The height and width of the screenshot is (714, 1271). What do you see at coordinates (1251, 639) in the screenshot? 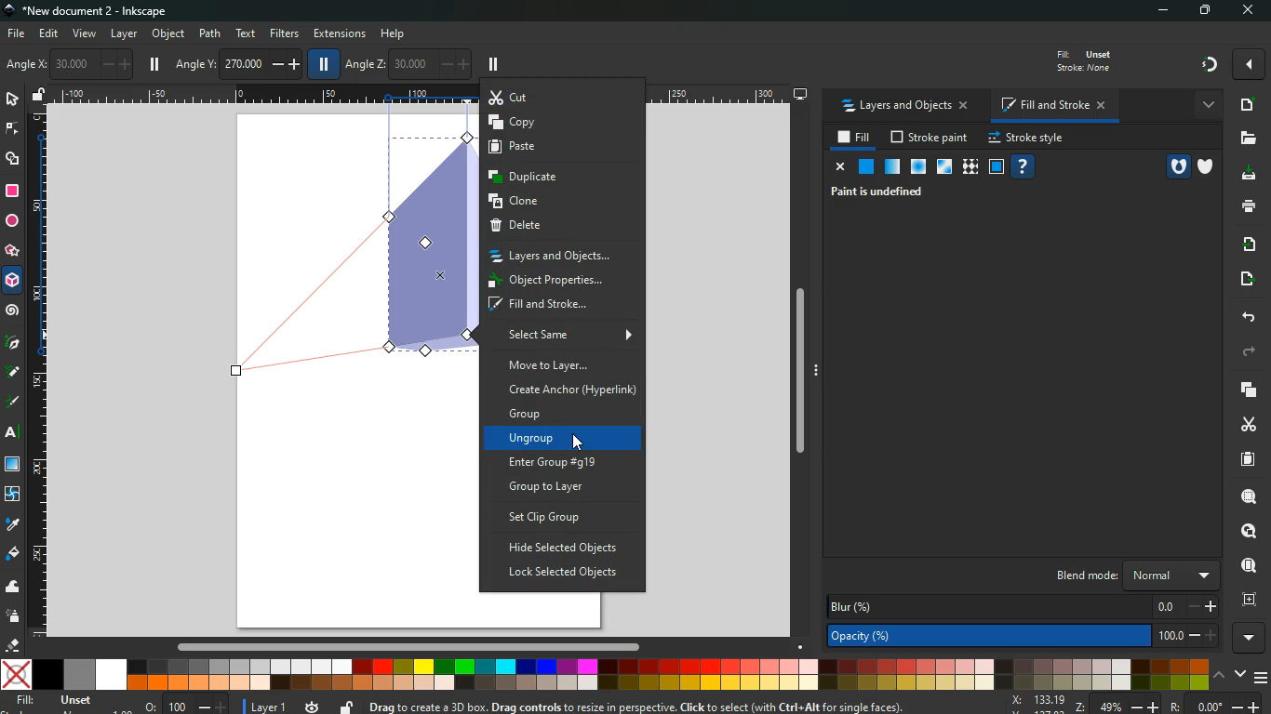
I see `more` at bounding box center [1251, 639].